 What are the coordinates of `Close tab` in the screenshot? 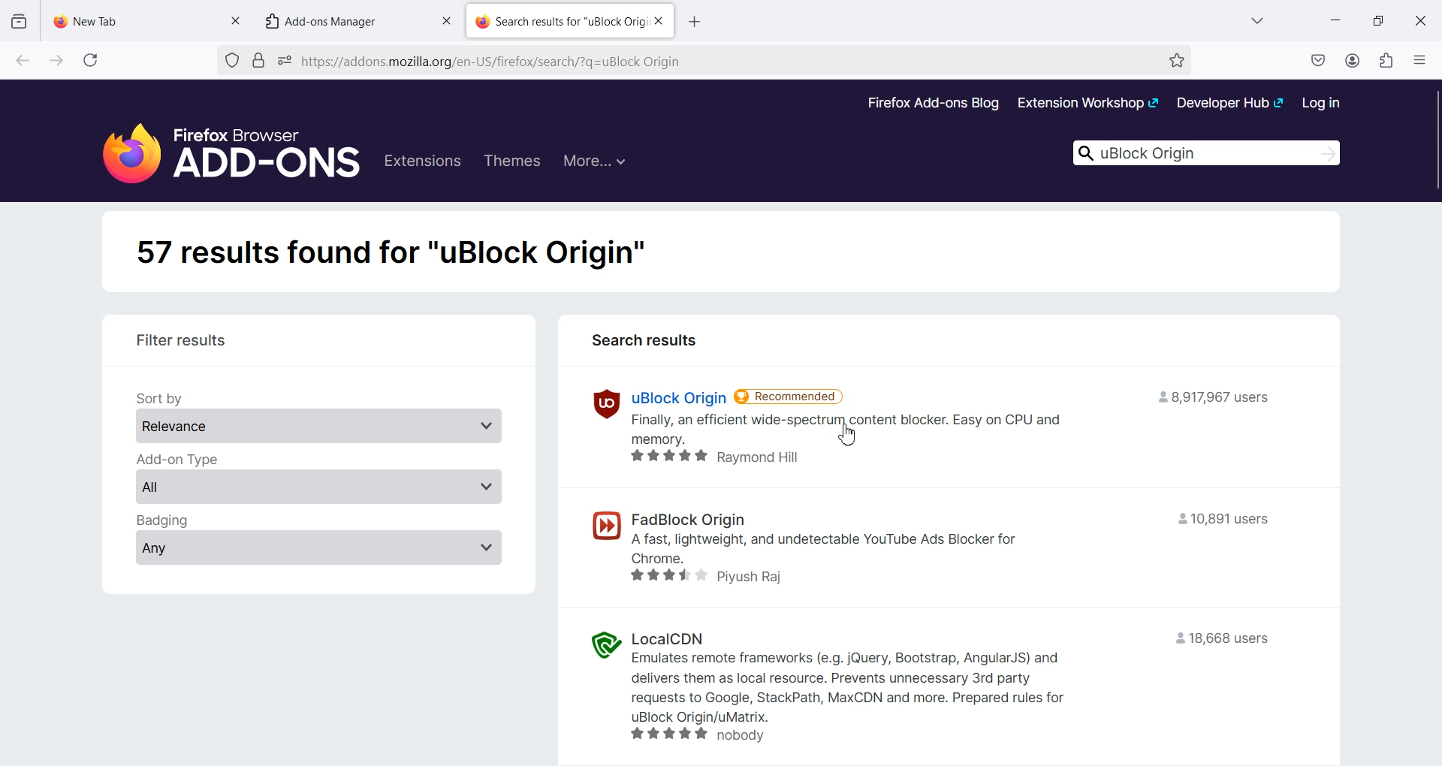 It's located at (235, 19).